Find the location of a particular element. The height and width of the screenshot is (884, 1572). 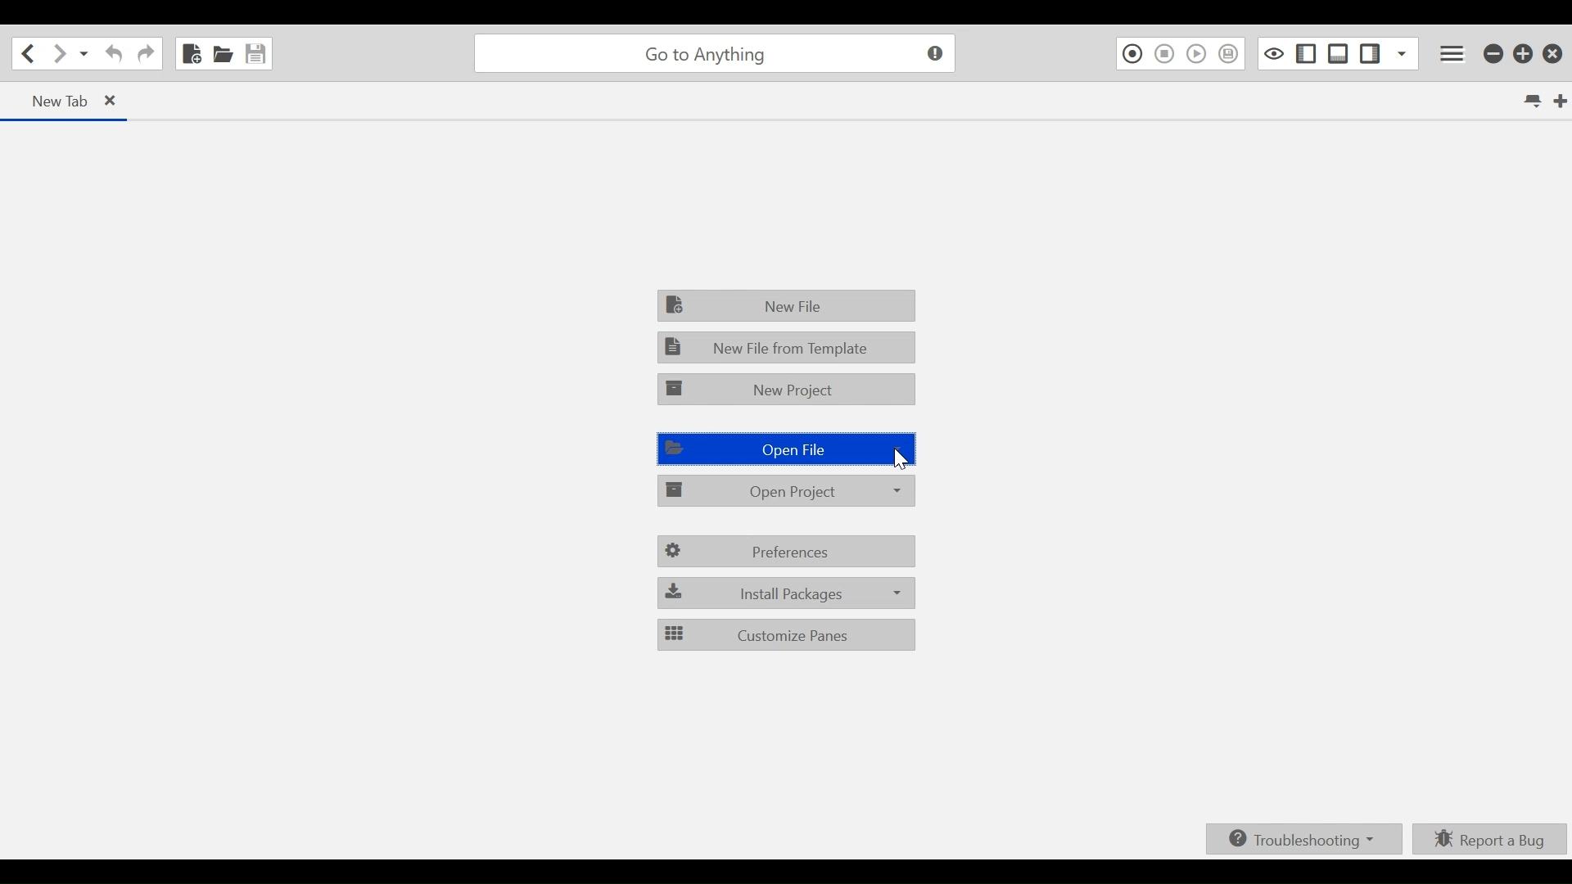

Customize Panes is located at coordinates (787, 635).